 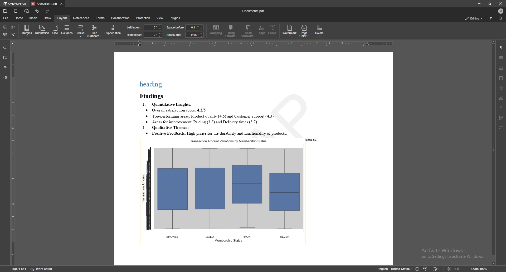 What do you see at coordinates (100, 18) in the screenshot?
I see `forms` at bounding box center [100, 18].